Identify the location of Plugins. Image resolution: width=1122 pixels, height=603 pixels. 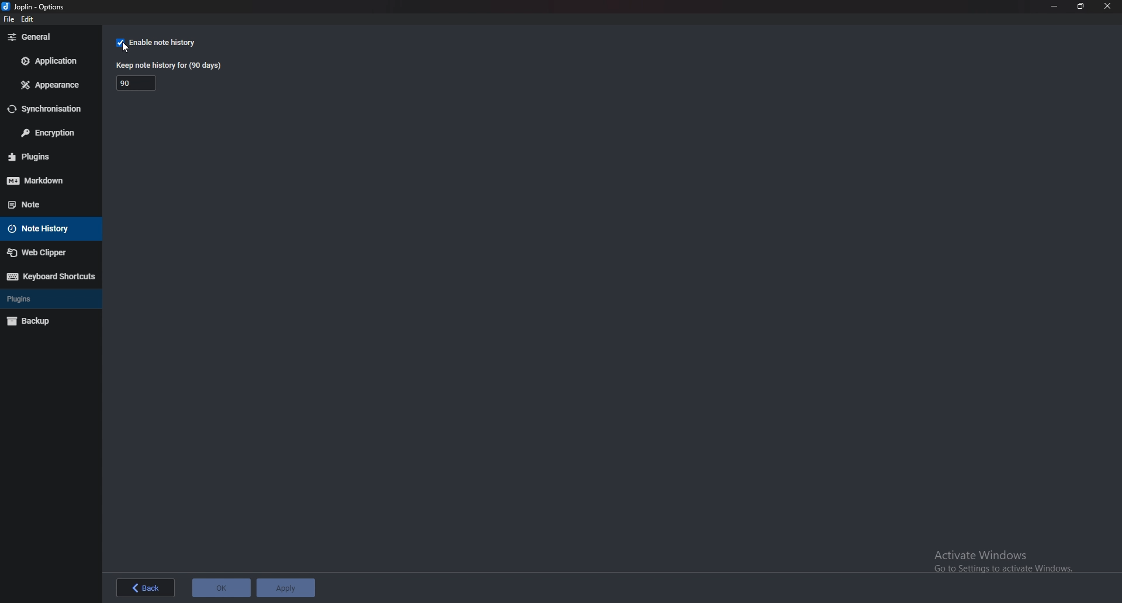
(47, 299).